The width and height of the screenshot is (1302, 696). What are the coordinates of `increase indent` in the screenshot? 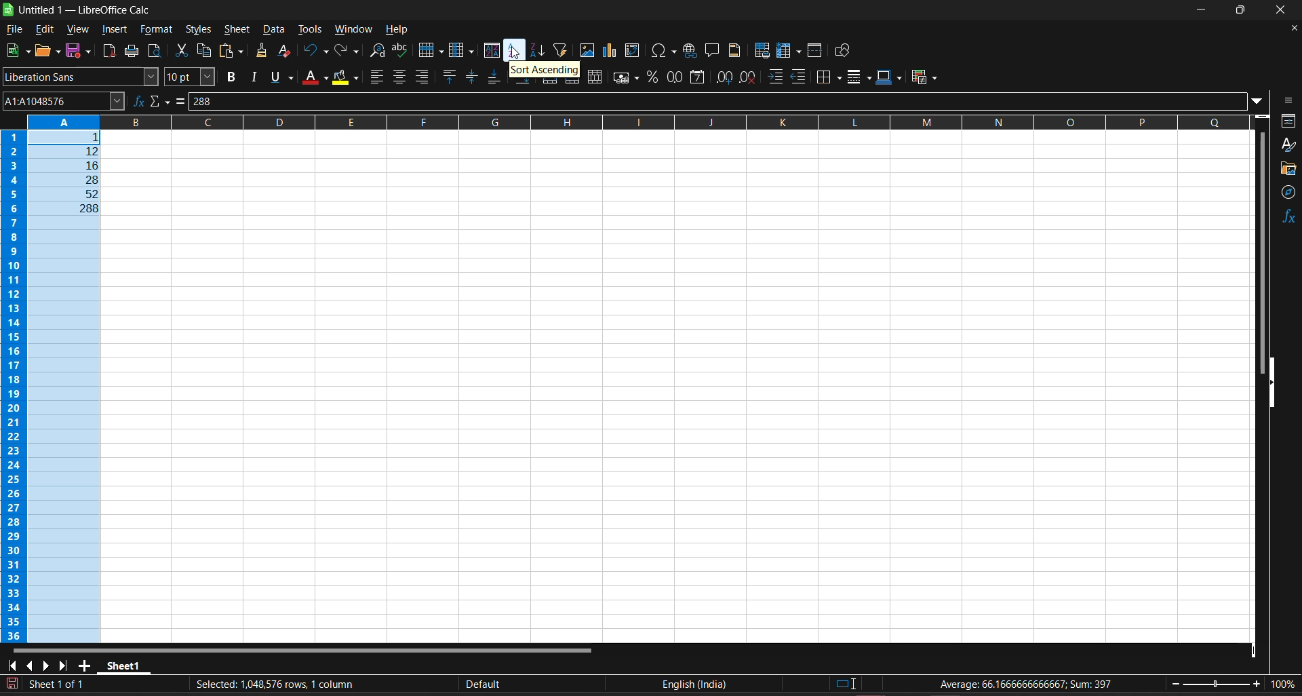 It's located at (776, 77).